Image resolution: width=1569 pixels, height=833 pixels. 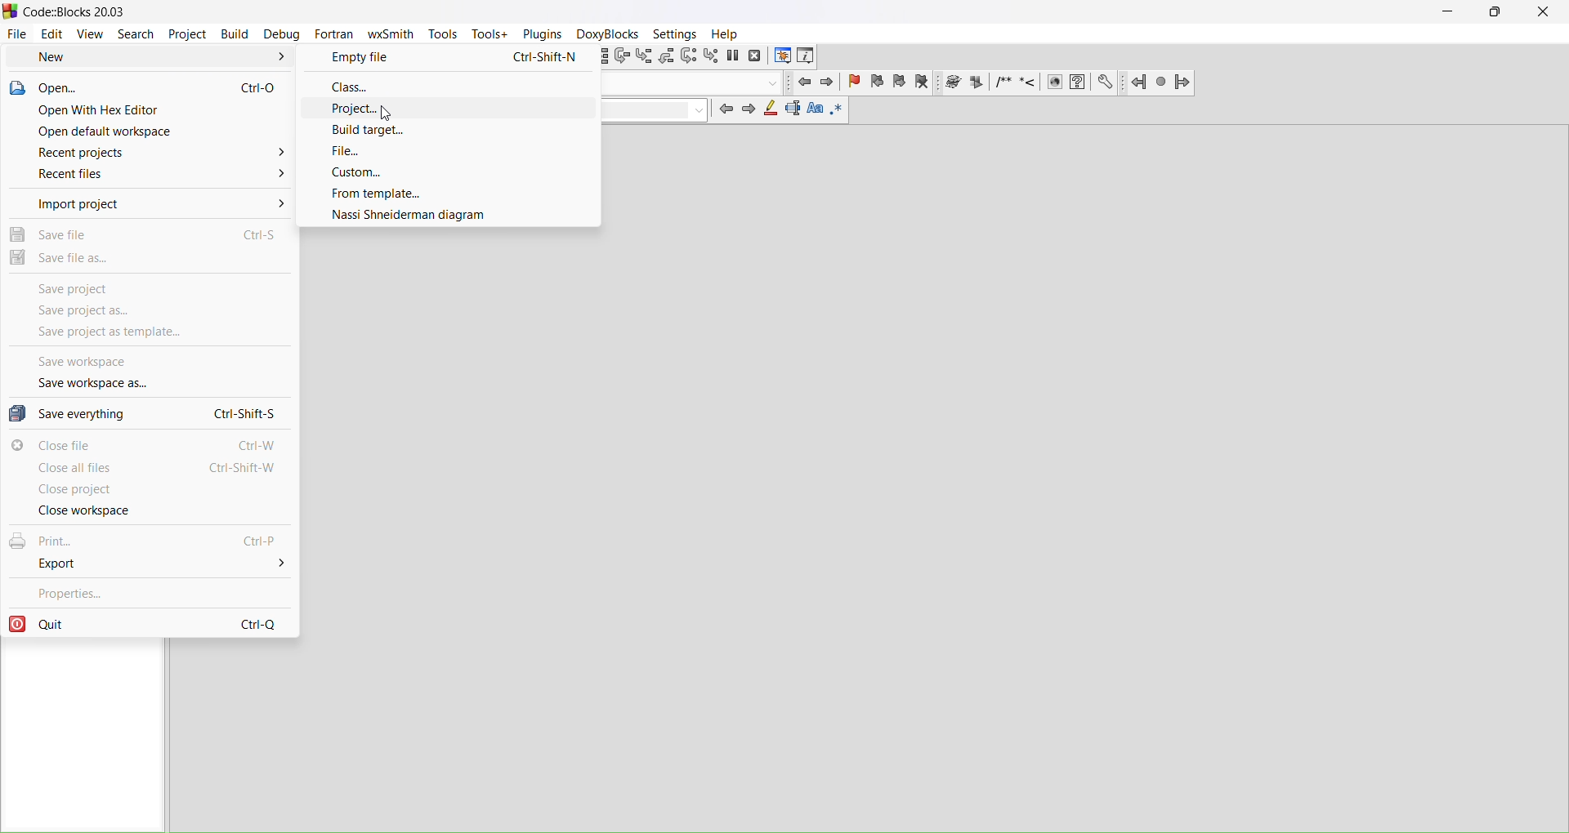 I want to click on save file, so click(x=147, y=233).